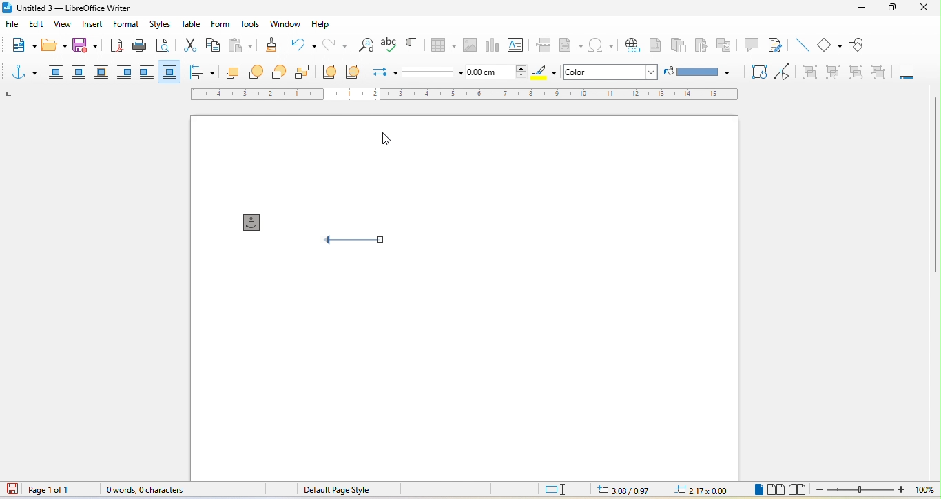 The width and height of the screenshot is (941, 499). I want to click on default page style, so click(335, 489).